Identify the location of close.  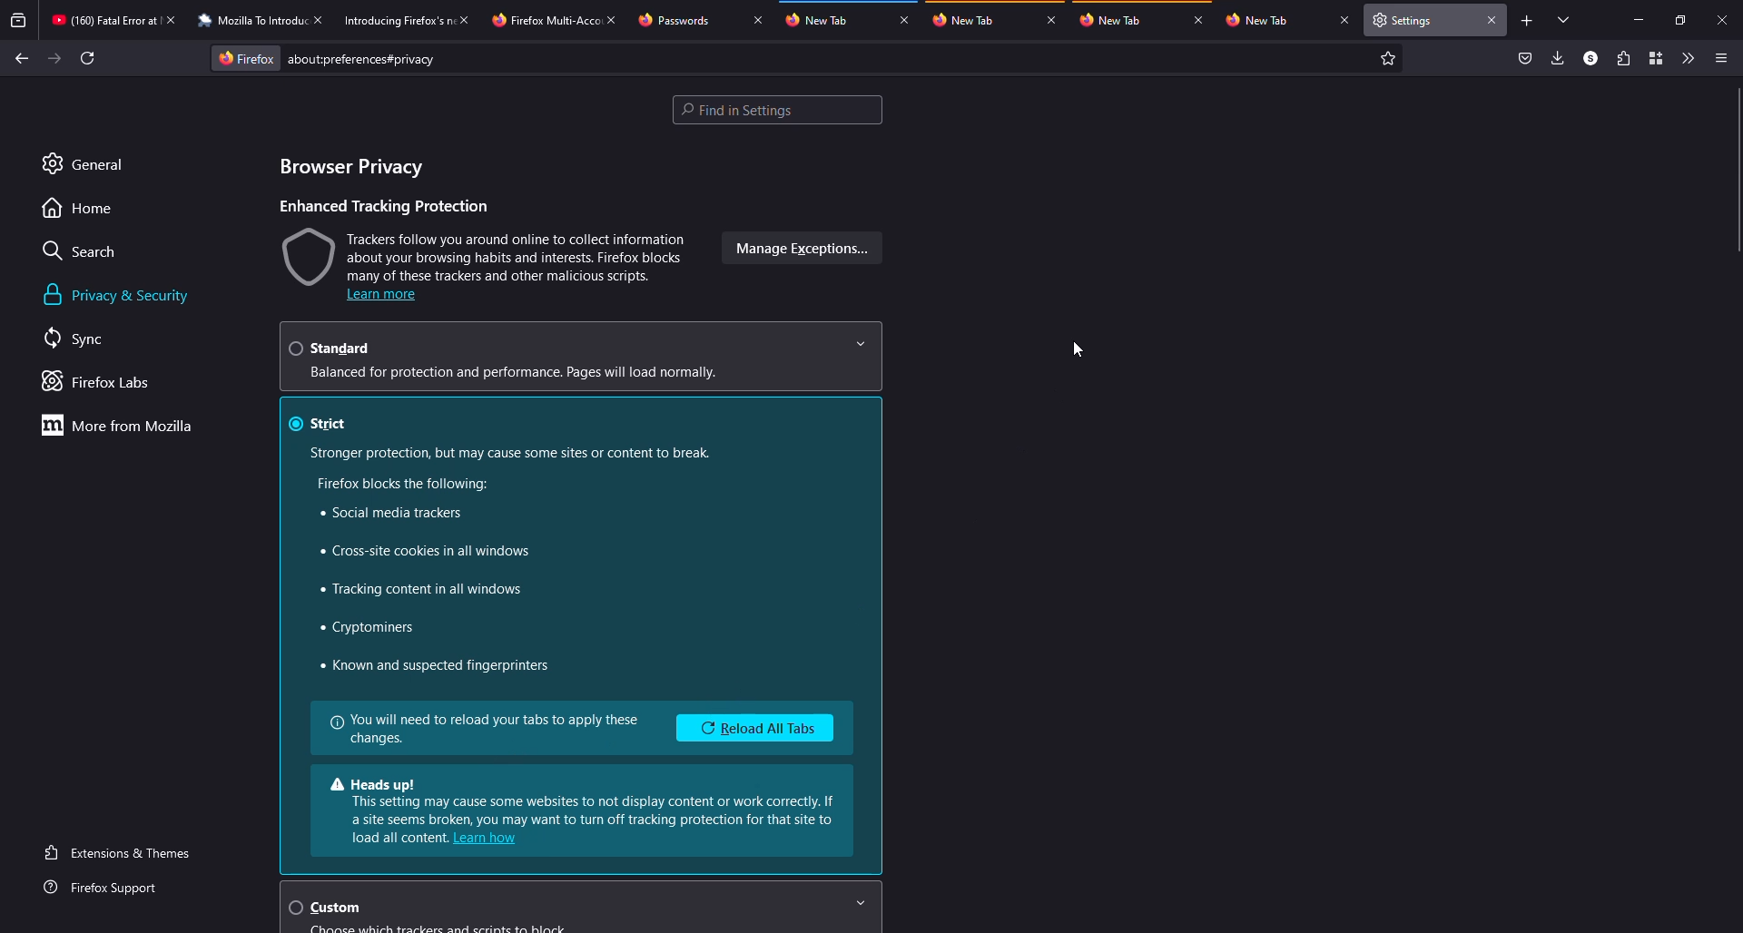
(1343, 20).